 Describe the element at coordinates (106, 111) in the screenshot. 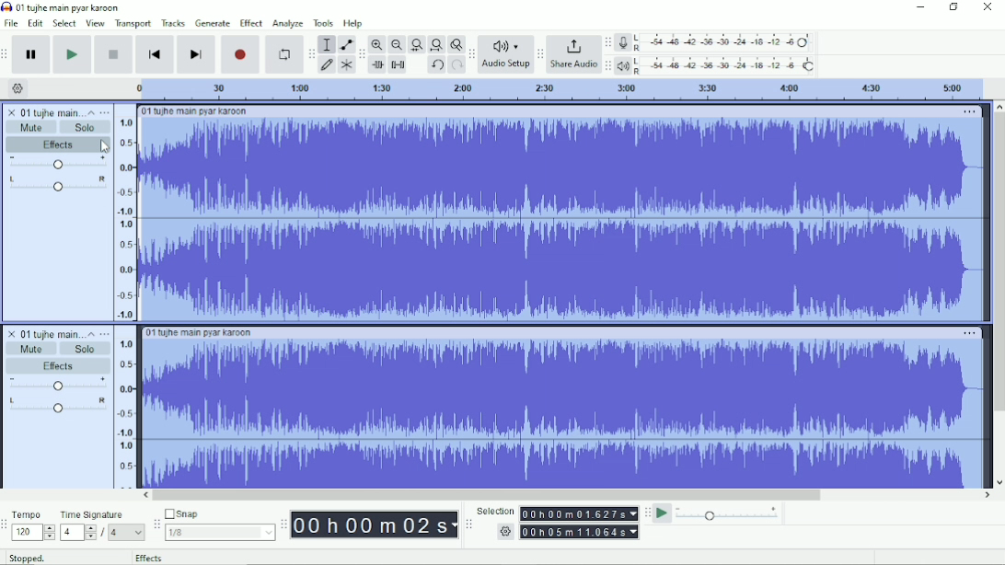

I see `more` at that location.